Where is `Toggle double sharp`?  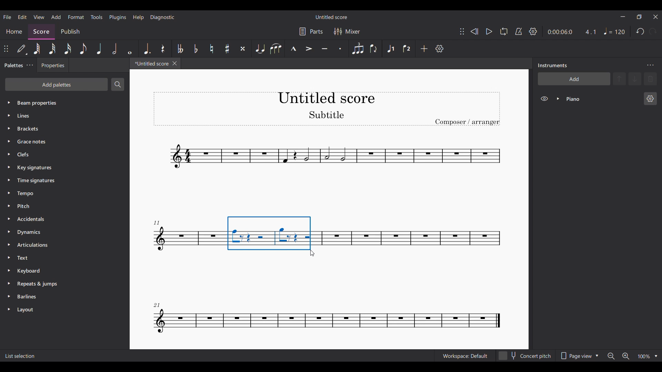
Toggle double sharp is located at coordinates (243, 49).